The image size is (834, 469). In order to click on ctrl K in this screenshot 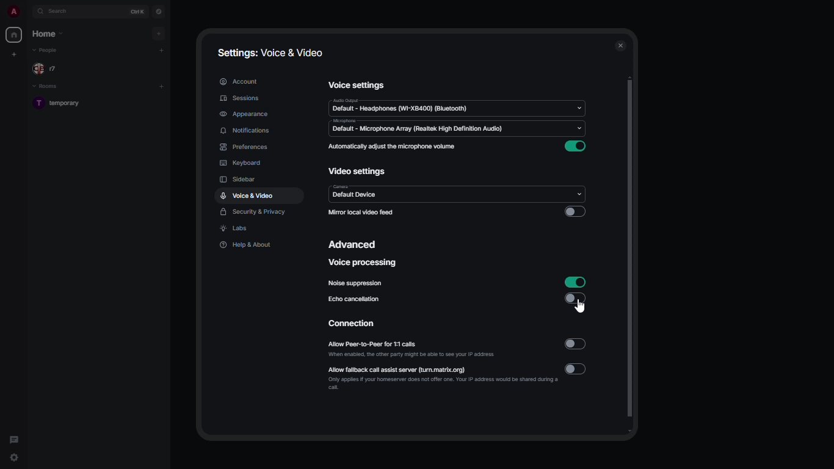, I will do `click(138, 12)`.